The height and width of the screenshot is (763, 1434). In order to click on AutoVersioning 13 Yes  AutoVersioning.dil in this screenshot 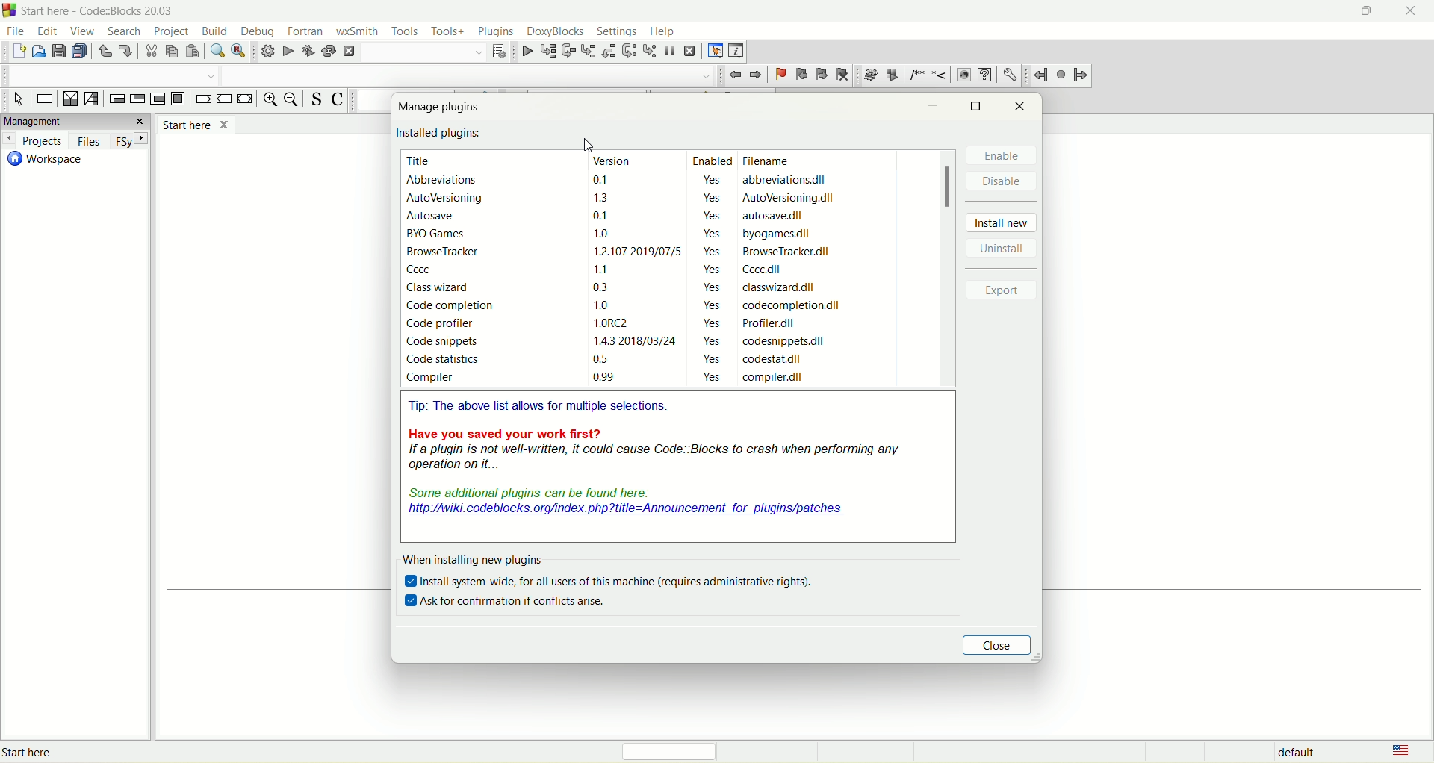, I will do `click(623, 199)`.